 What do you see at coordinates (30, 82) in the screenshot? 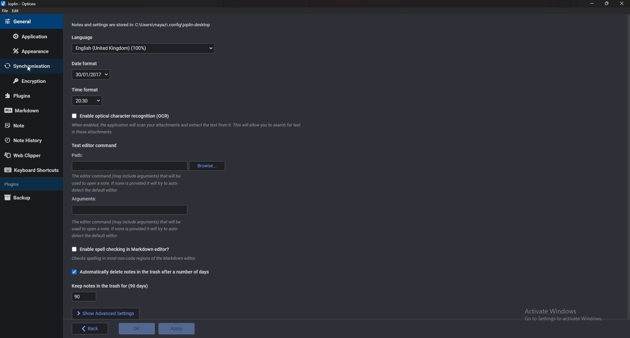
I see `Encryption` at bounding box center [30, 82].